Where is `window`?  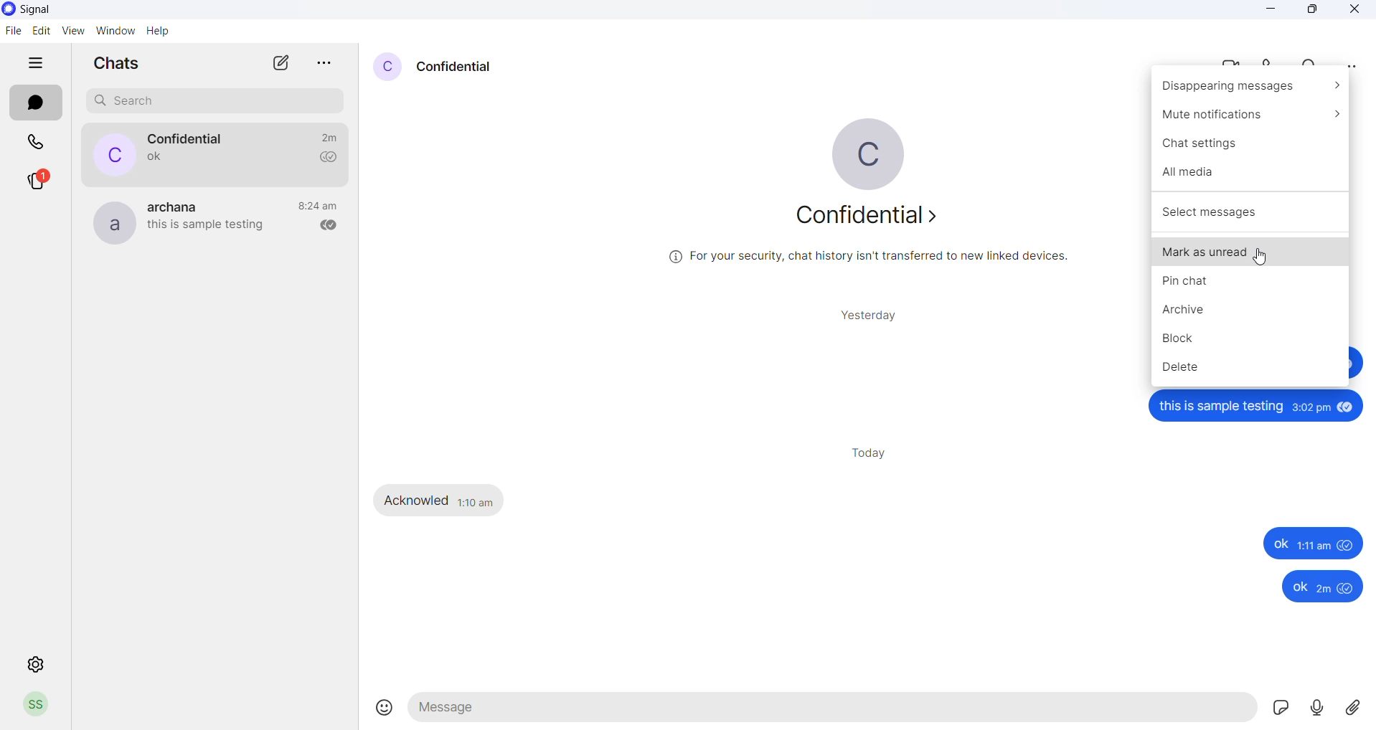
window is located at coordinates (115, 30).